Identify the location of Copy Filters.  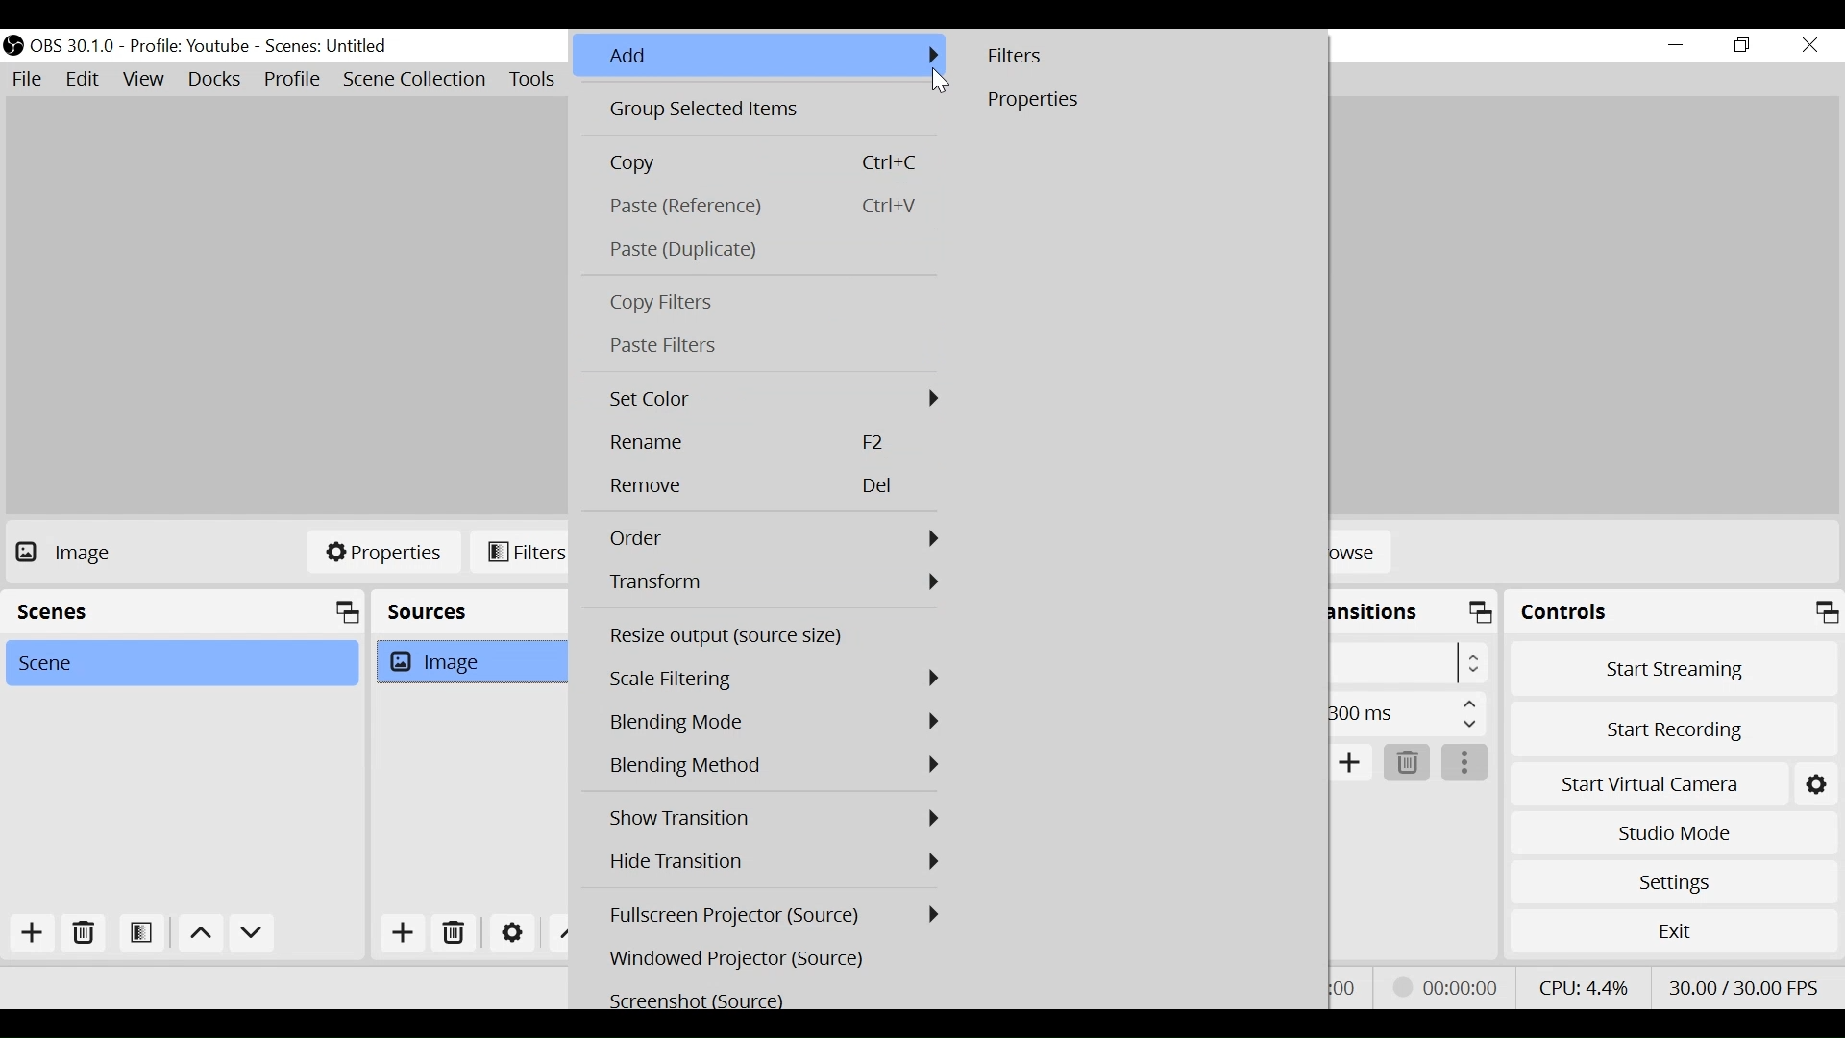
(765, 305).